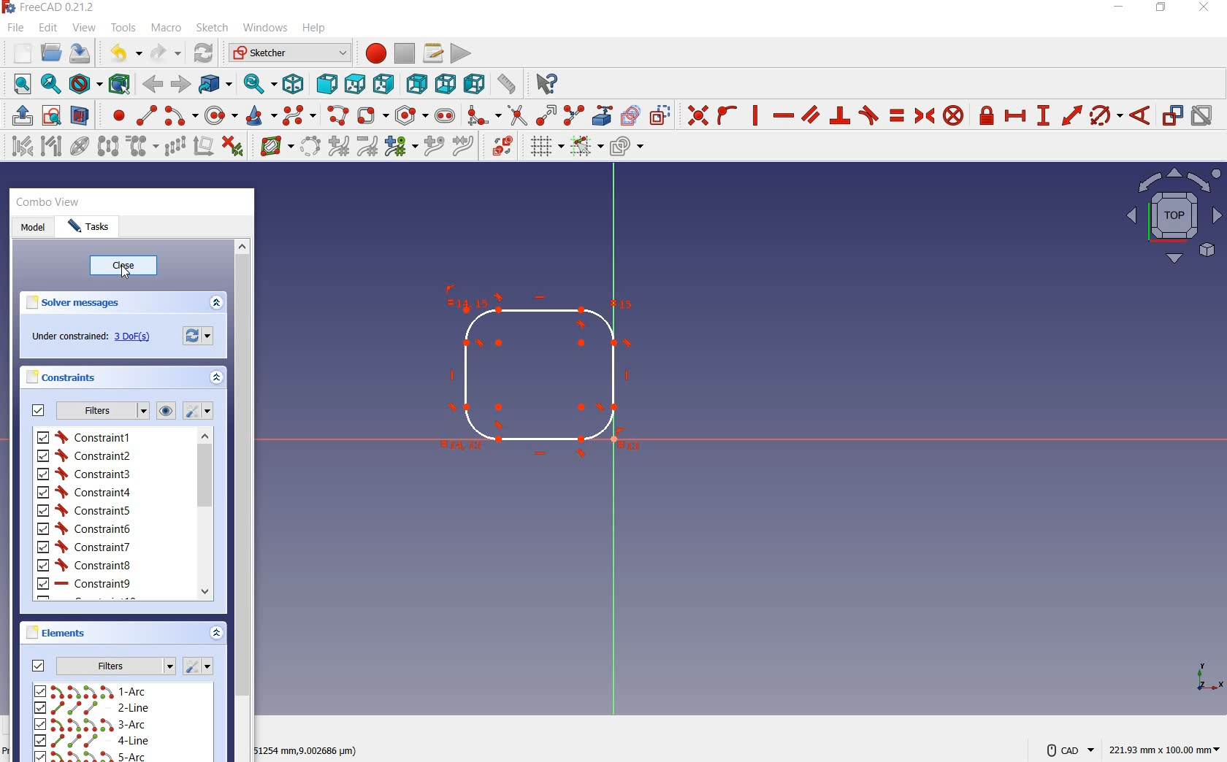 The height and width of the screenshot is (762, 1227). Describe the element at coordinates (309, 147) in the screenshot. I see `convert geometry to b-spline` at that location.